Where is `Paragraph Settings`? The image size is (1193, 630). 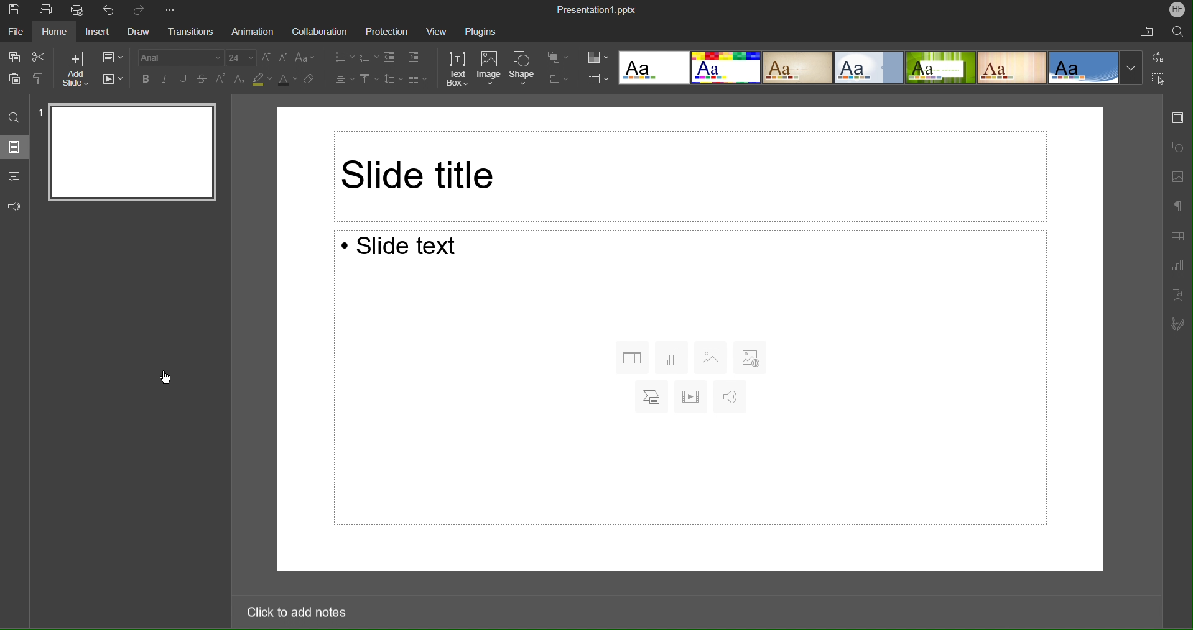 Paragraph Settings is located at coordinates (1176, 207).